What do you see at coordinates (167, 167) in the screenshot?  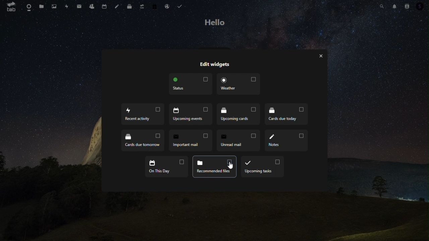 I see `on this day` at bounding box center [167, 167].